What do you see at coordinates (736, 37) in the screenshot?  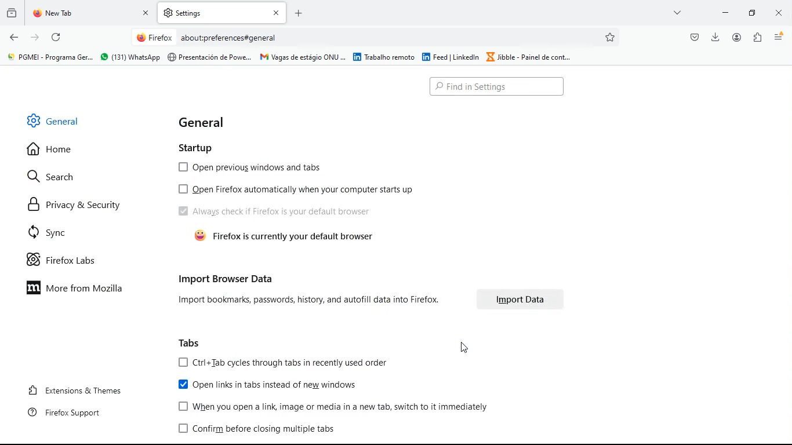 I see `profile` at bounding box center [736, 37].